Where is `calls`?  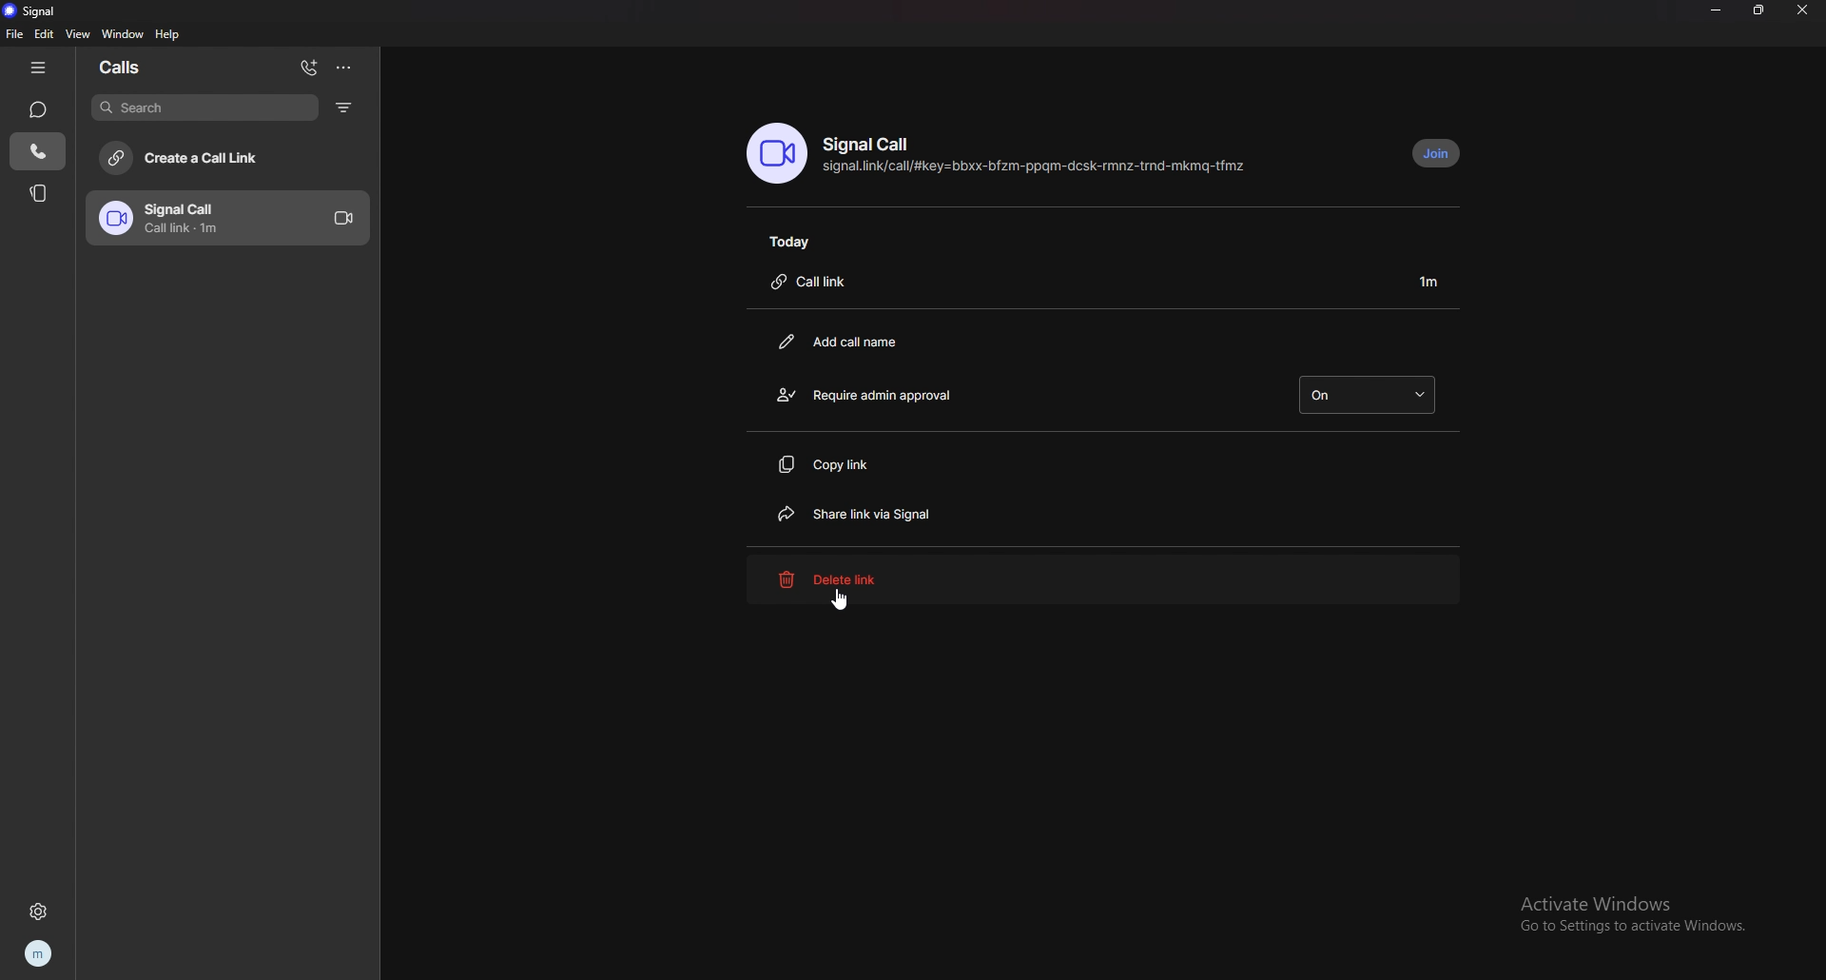 calls is located at coordinates (135, 69).